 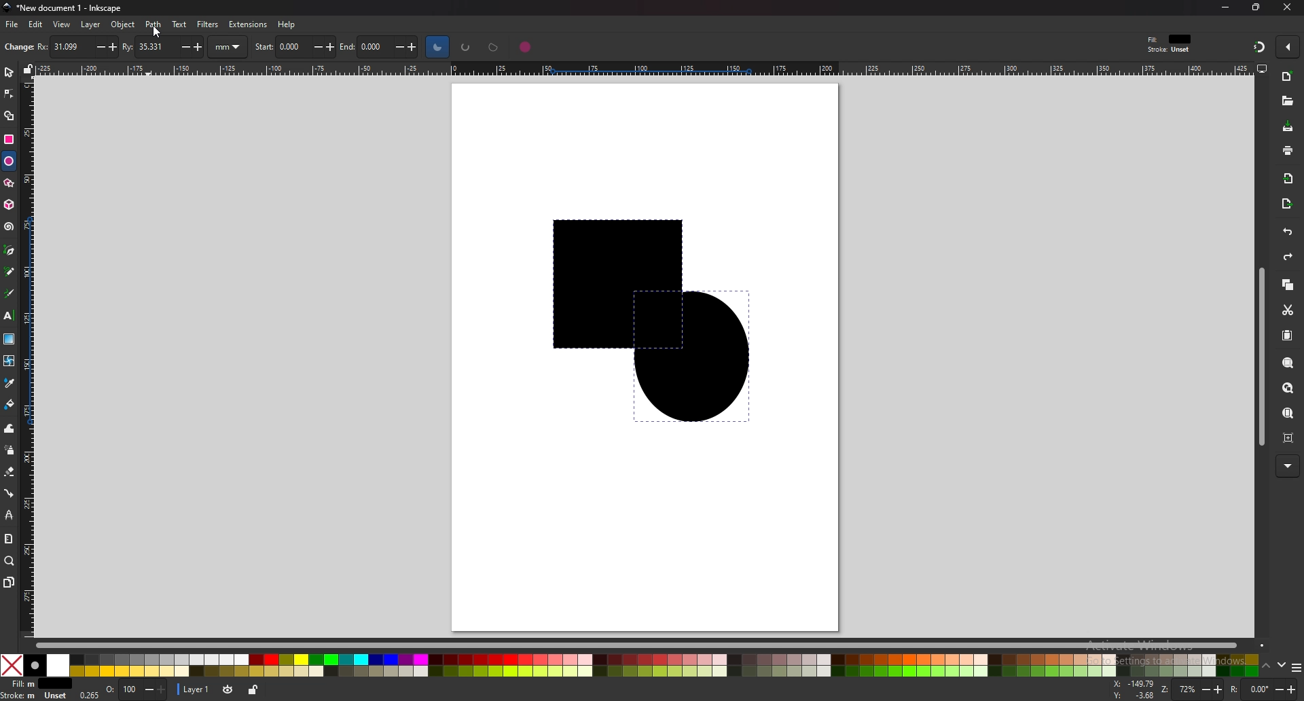 What do you see at coordinates (437, 46) in the screenshot?
I see `slice` at bounding box center [437, 46].